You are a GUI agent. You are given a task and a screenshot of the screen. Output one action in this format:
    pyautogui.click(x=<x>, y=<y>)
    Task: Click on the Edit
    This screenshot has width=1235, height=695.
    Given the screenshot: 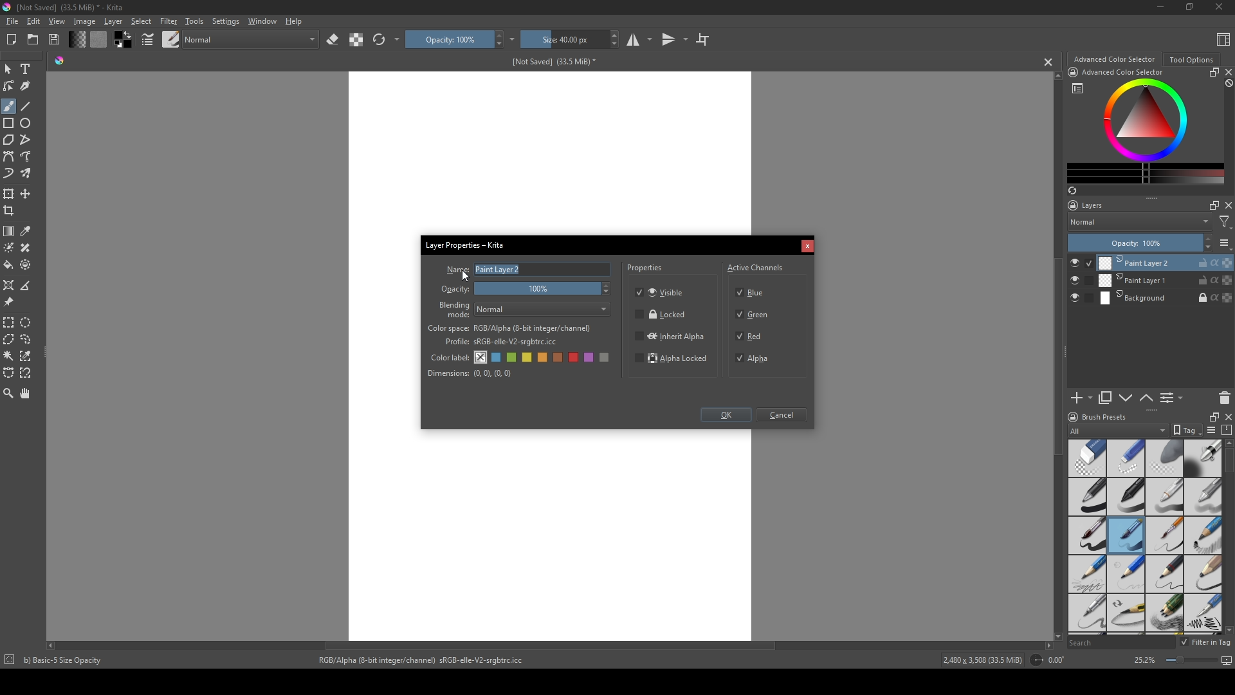 What is the action you would take?
    pyautogui.click(x=33, y=21)
    